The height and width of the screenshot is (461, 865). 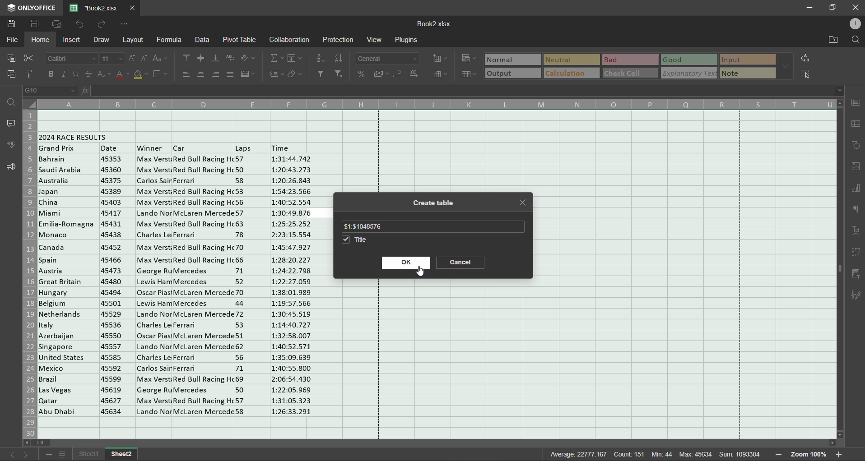 I want to click on view, so click(x=377, y=41).